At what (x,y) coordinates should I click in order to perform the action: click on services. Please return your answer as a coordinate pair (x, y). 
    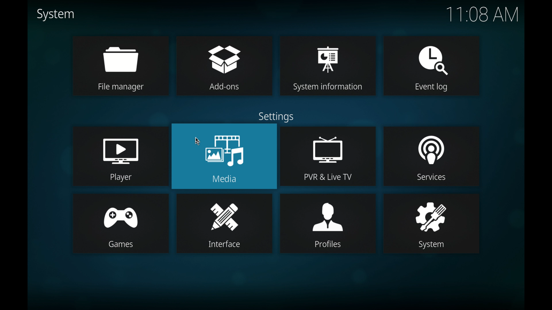
    Looking at the image, I should click on (433, 156).